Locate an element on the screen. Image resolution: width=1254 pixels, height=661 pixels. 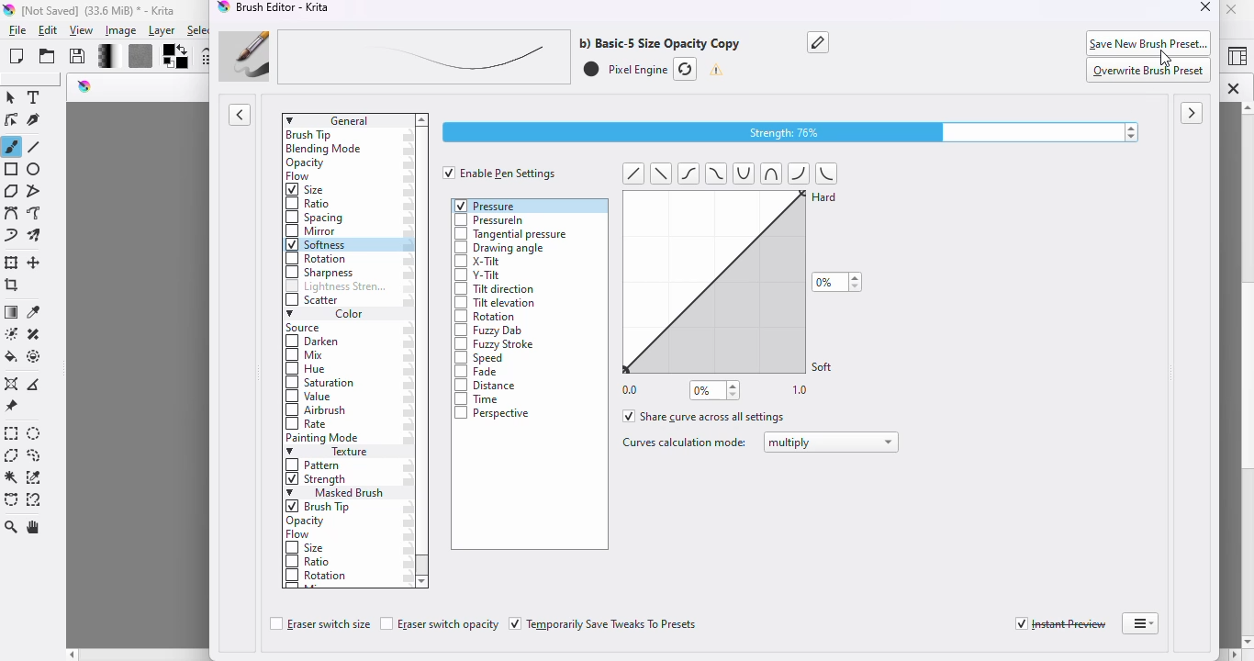
toggle showing scratchpad is located at coordinates (1192, 114).